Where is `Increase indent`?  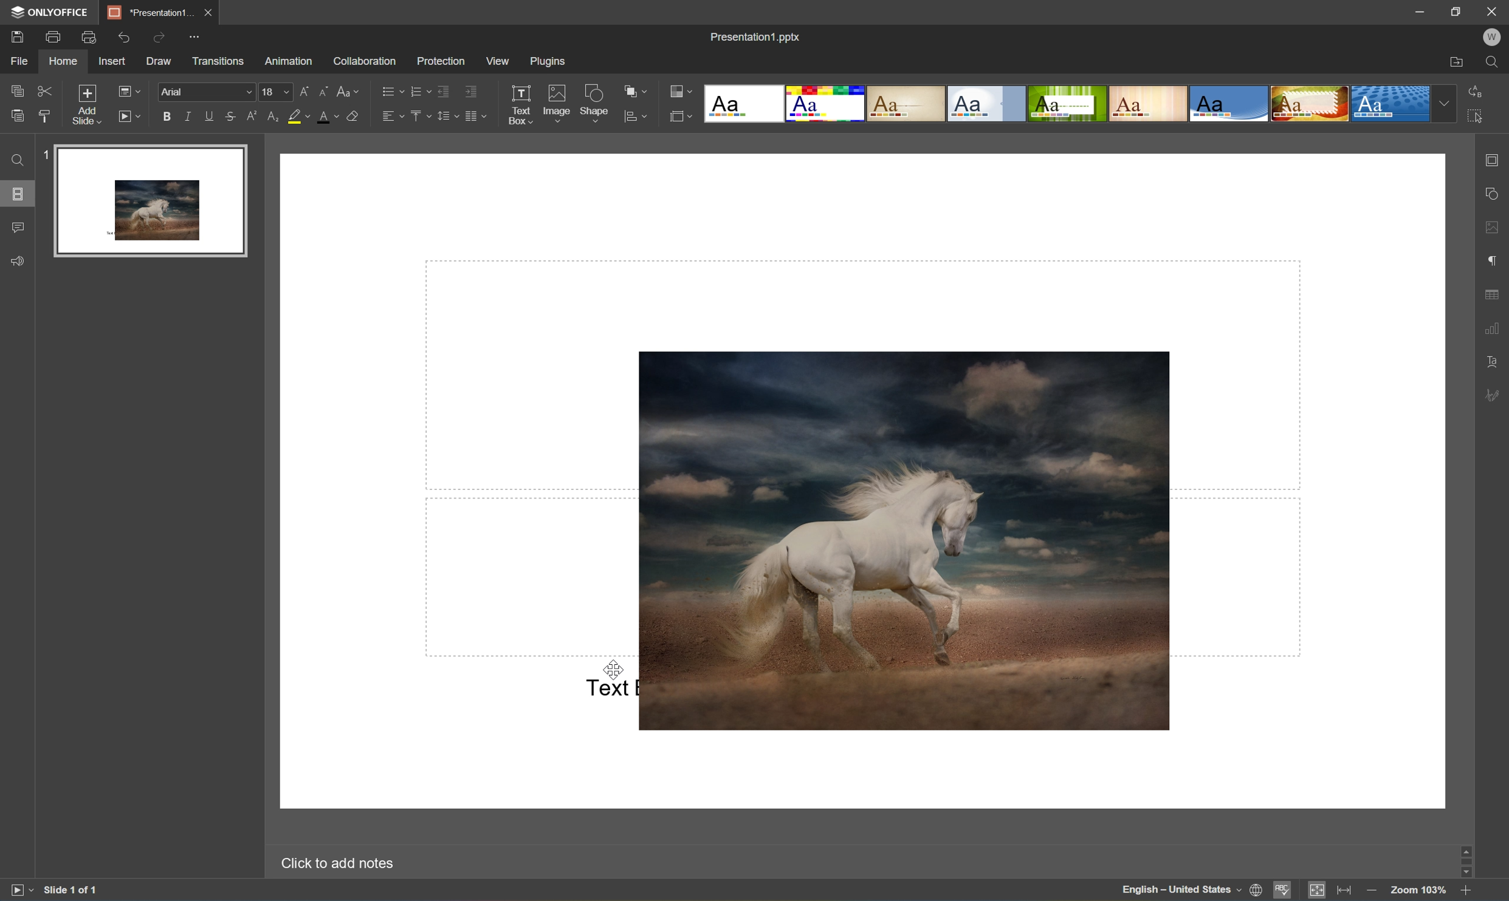
Increase indent is located at coordinates (473, 88).